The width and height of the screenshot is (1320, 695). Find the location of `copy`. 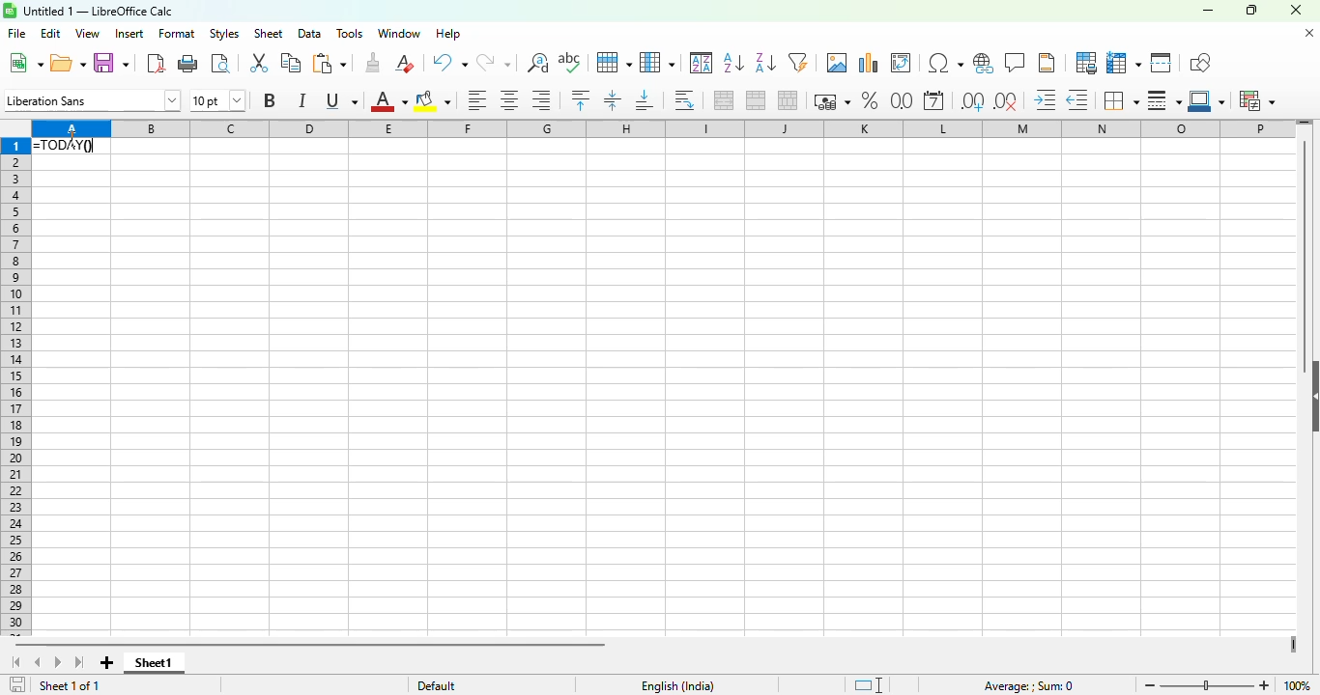

copy is located at coordinates (291, 63).